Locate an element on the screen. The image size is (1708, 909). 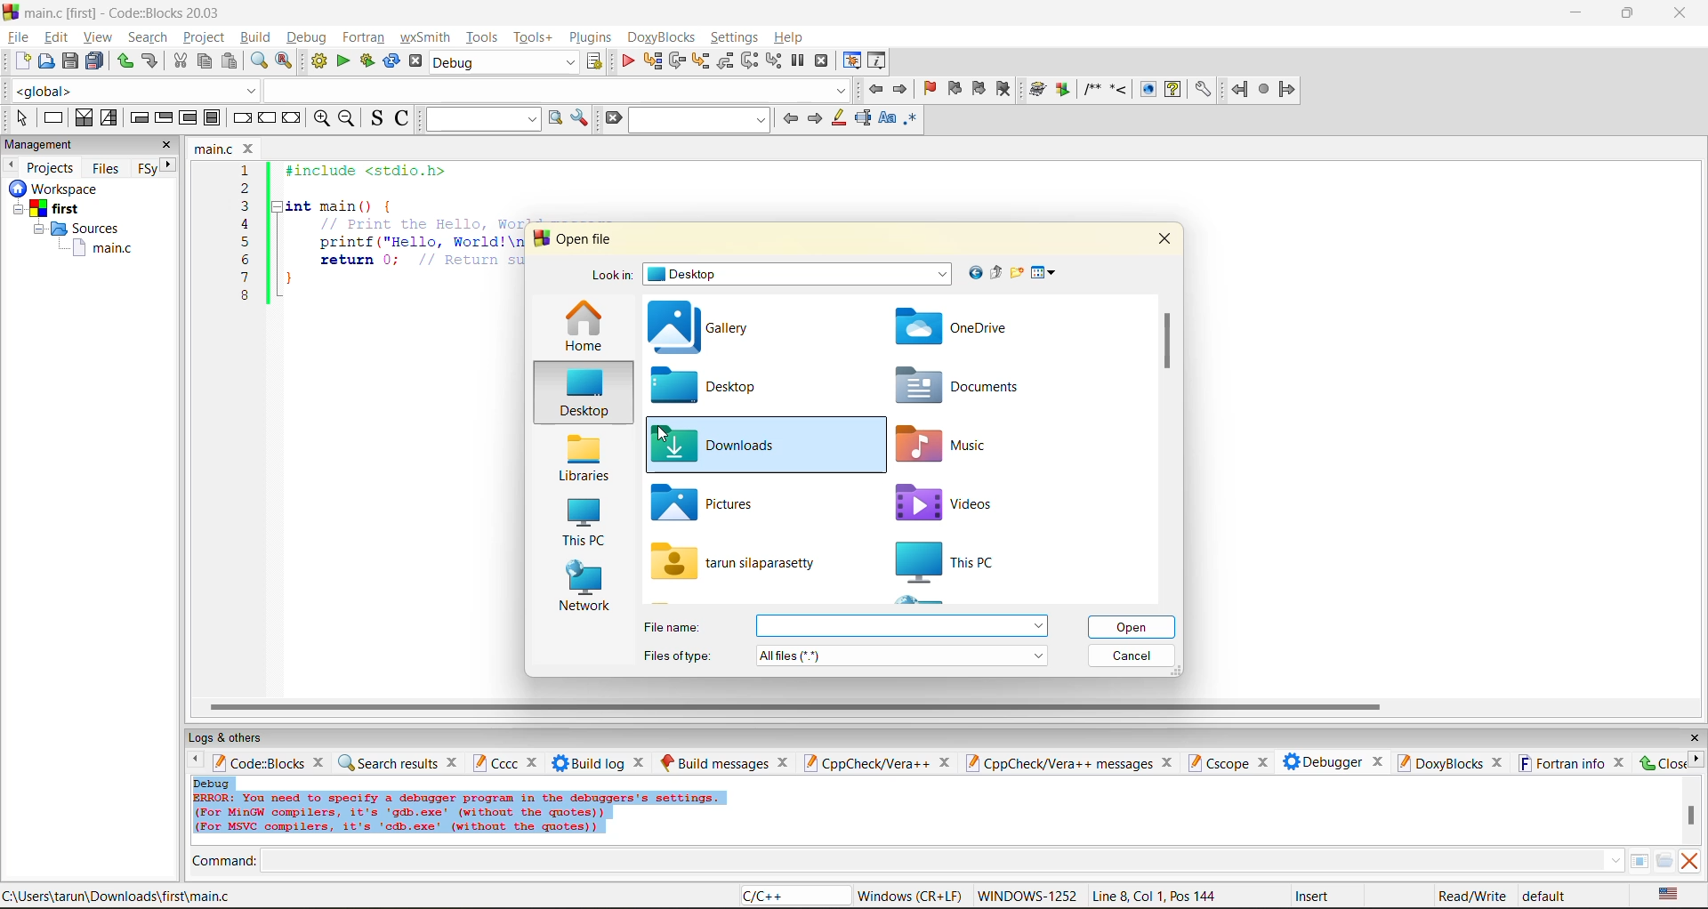
debug is located at coordinates (304, 37).